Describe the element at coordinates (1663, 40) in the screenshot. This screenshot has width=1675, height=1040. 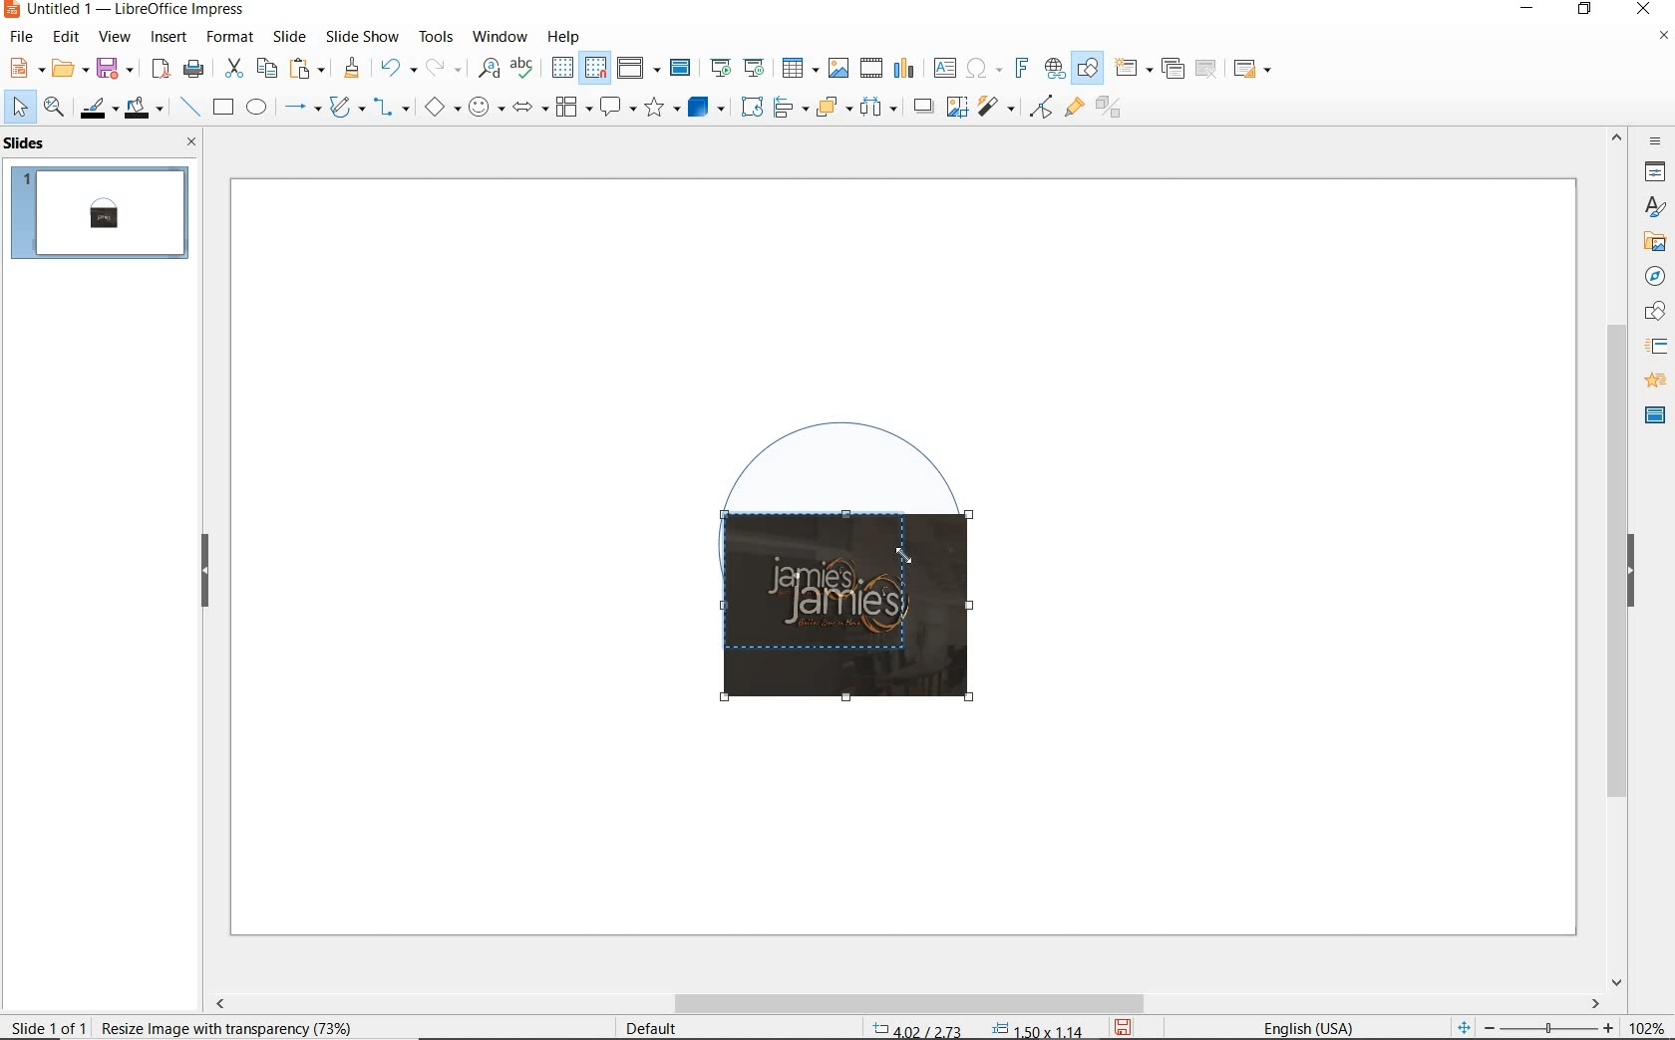
I see `close document` at that location.